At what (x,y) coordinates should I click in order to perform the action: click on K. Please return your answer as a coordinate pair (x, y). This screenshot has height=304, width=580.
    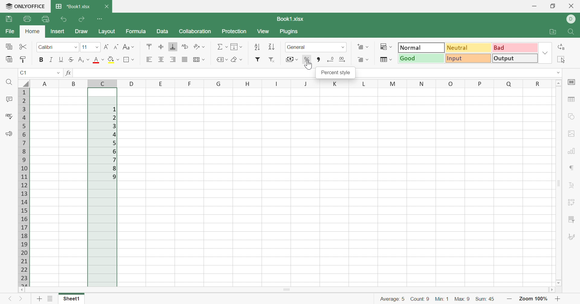
    Looking at the image, I should click on (335, 84).